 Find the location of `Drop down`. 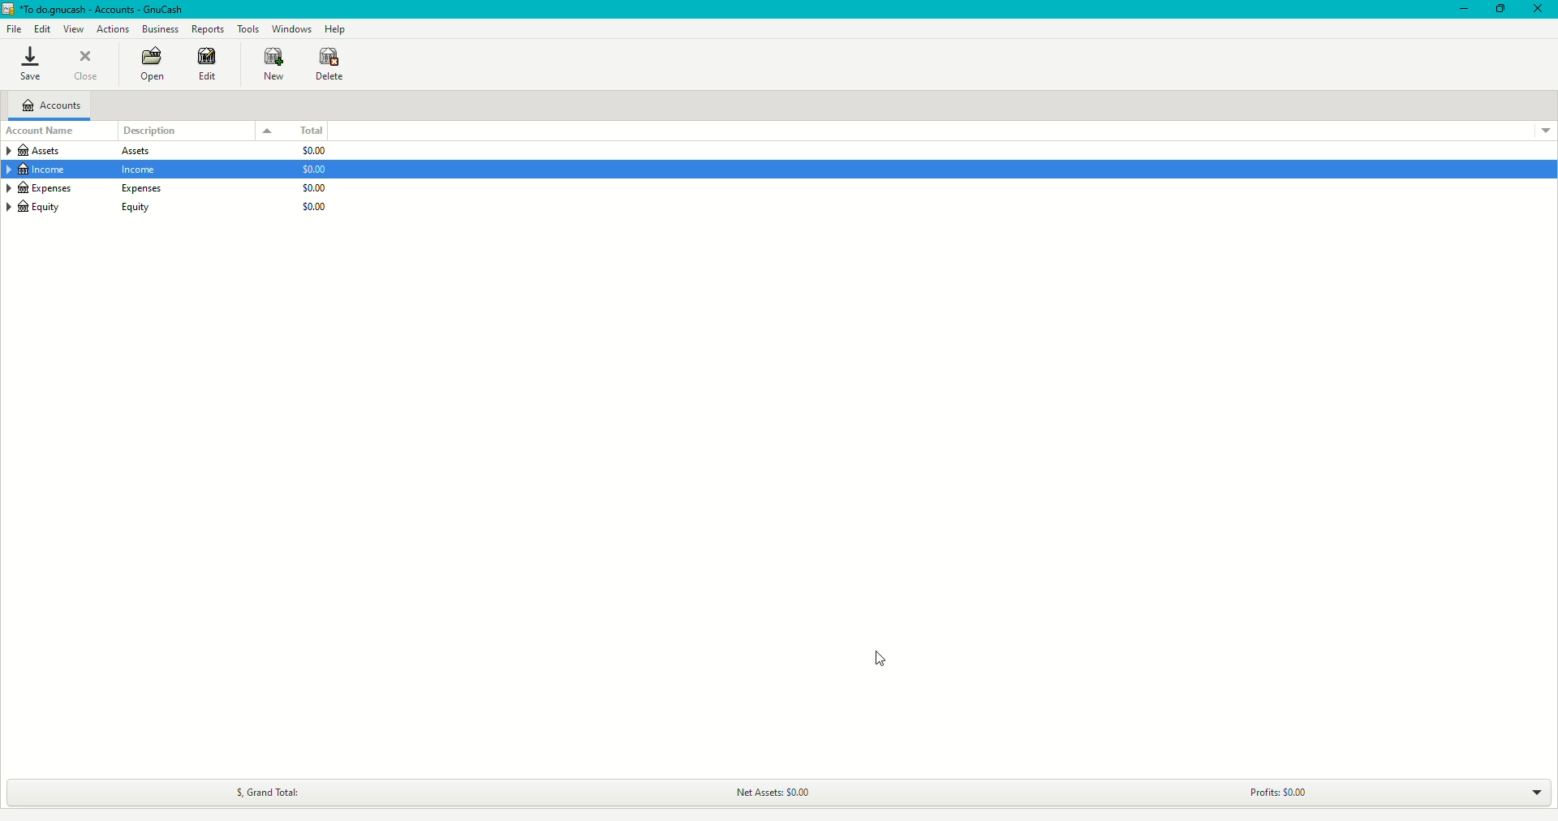

Drop down is located at coordinates (1541, 130).